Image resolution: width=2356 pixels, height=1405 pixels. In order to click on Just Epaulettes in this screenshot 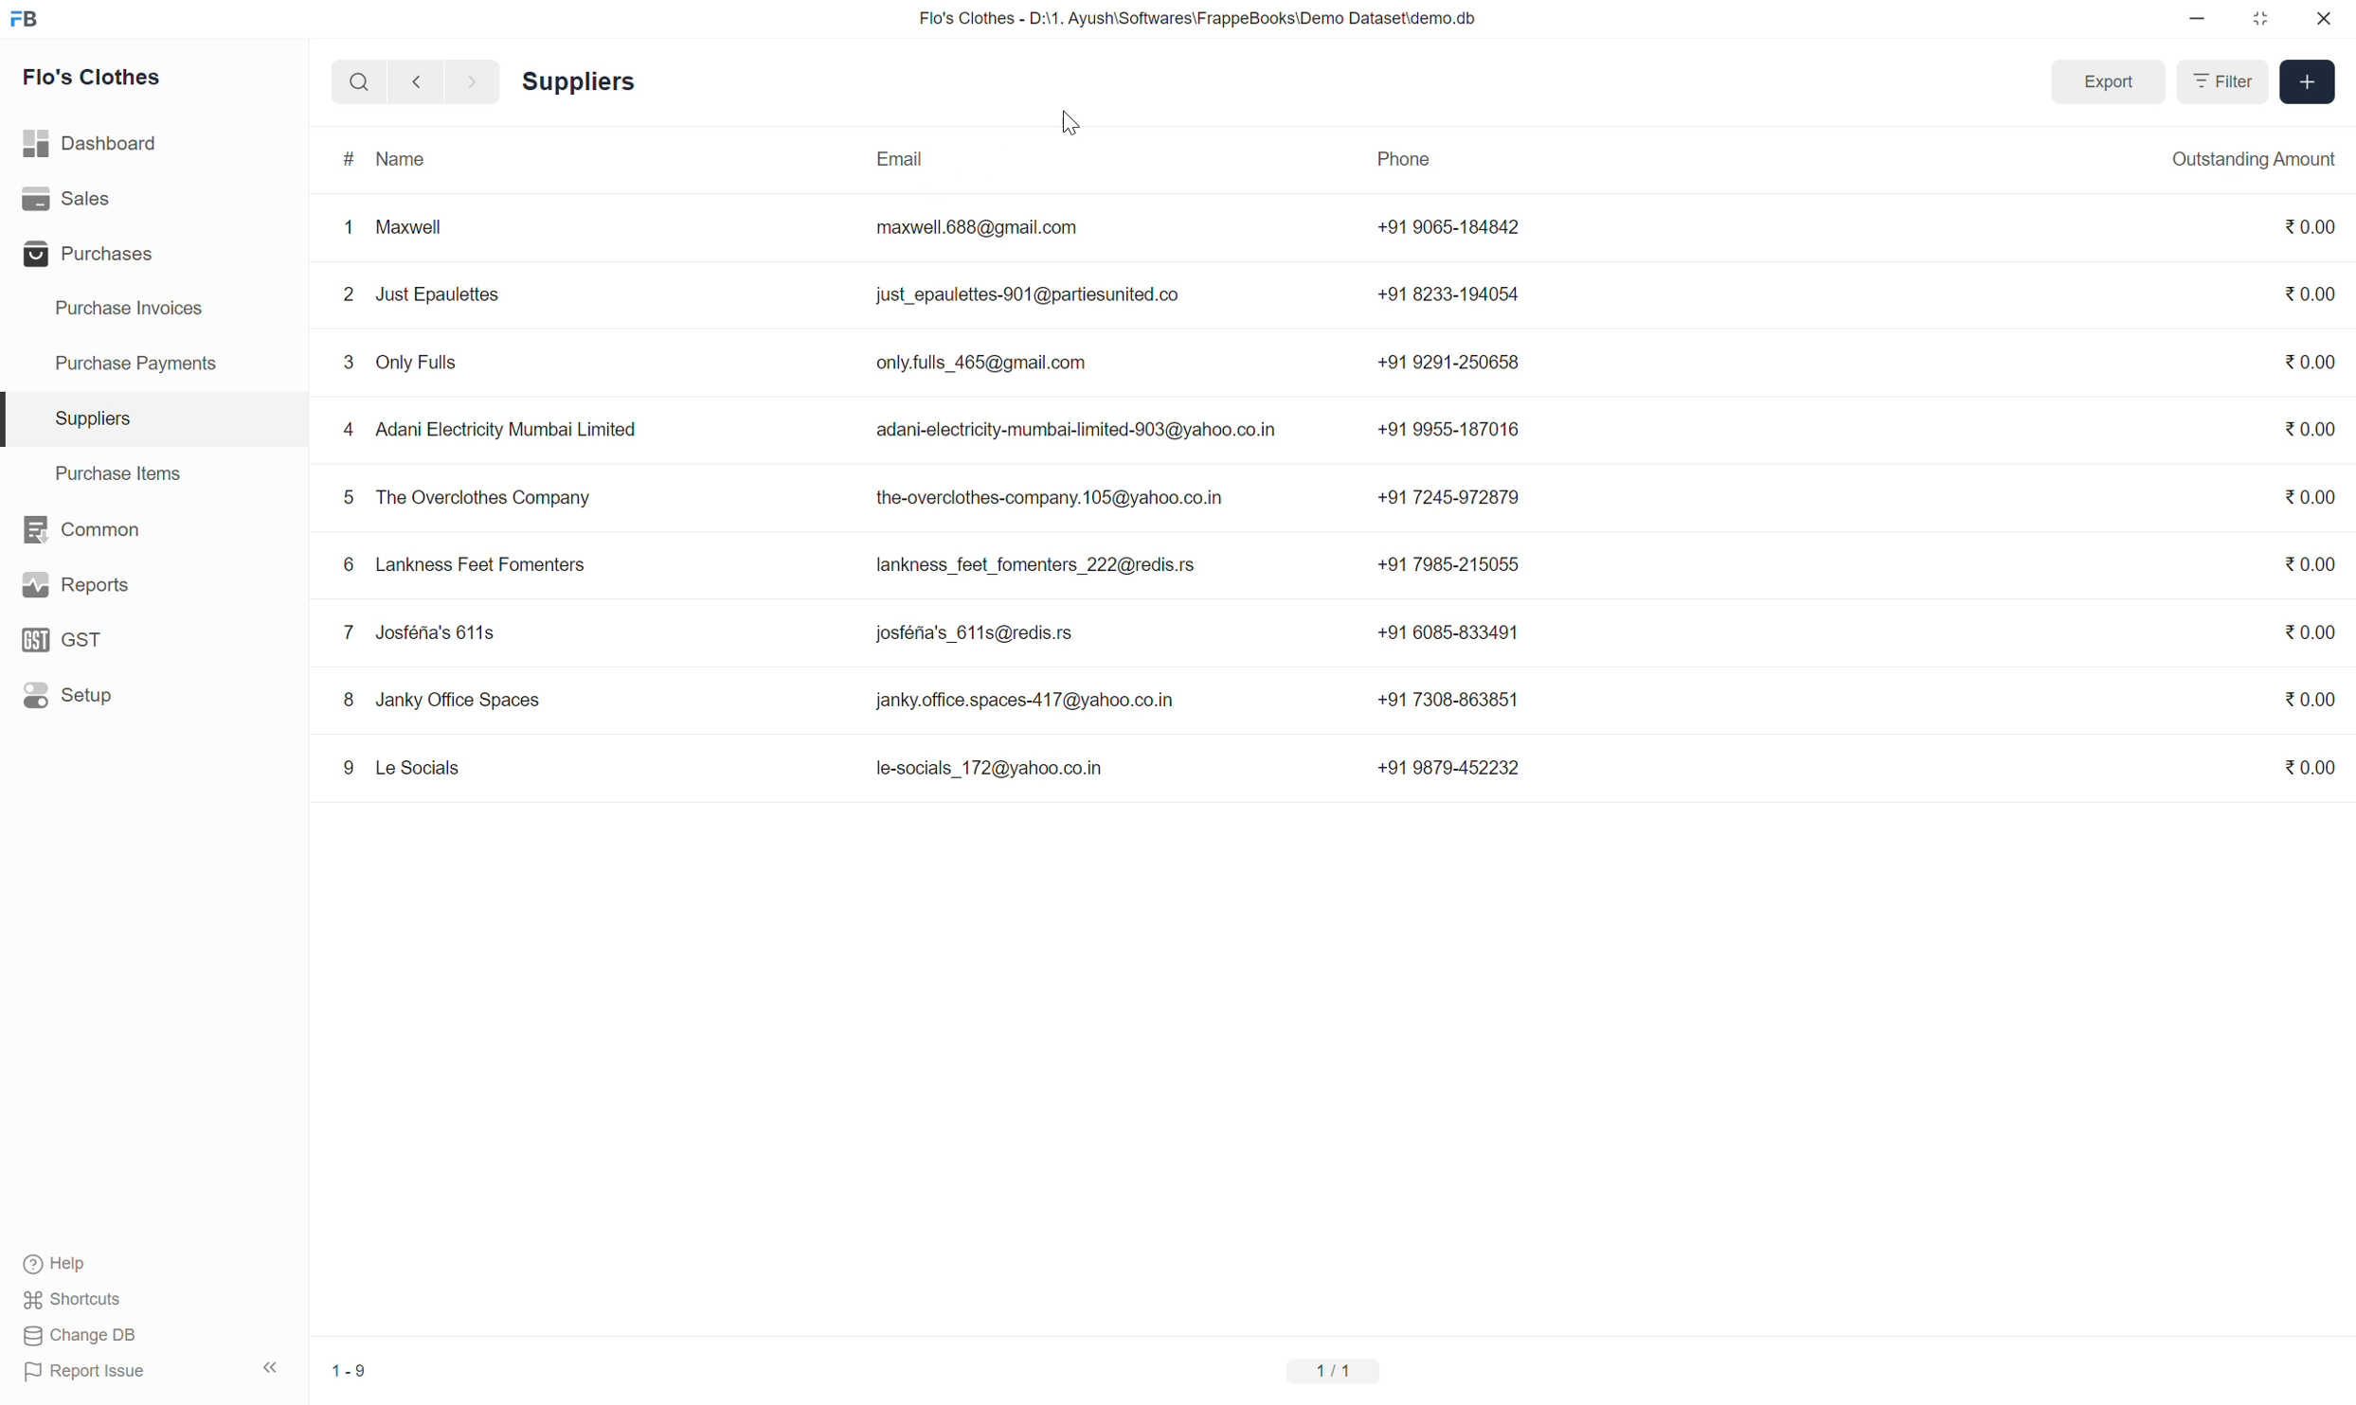, I will do `click(441, 295)`.